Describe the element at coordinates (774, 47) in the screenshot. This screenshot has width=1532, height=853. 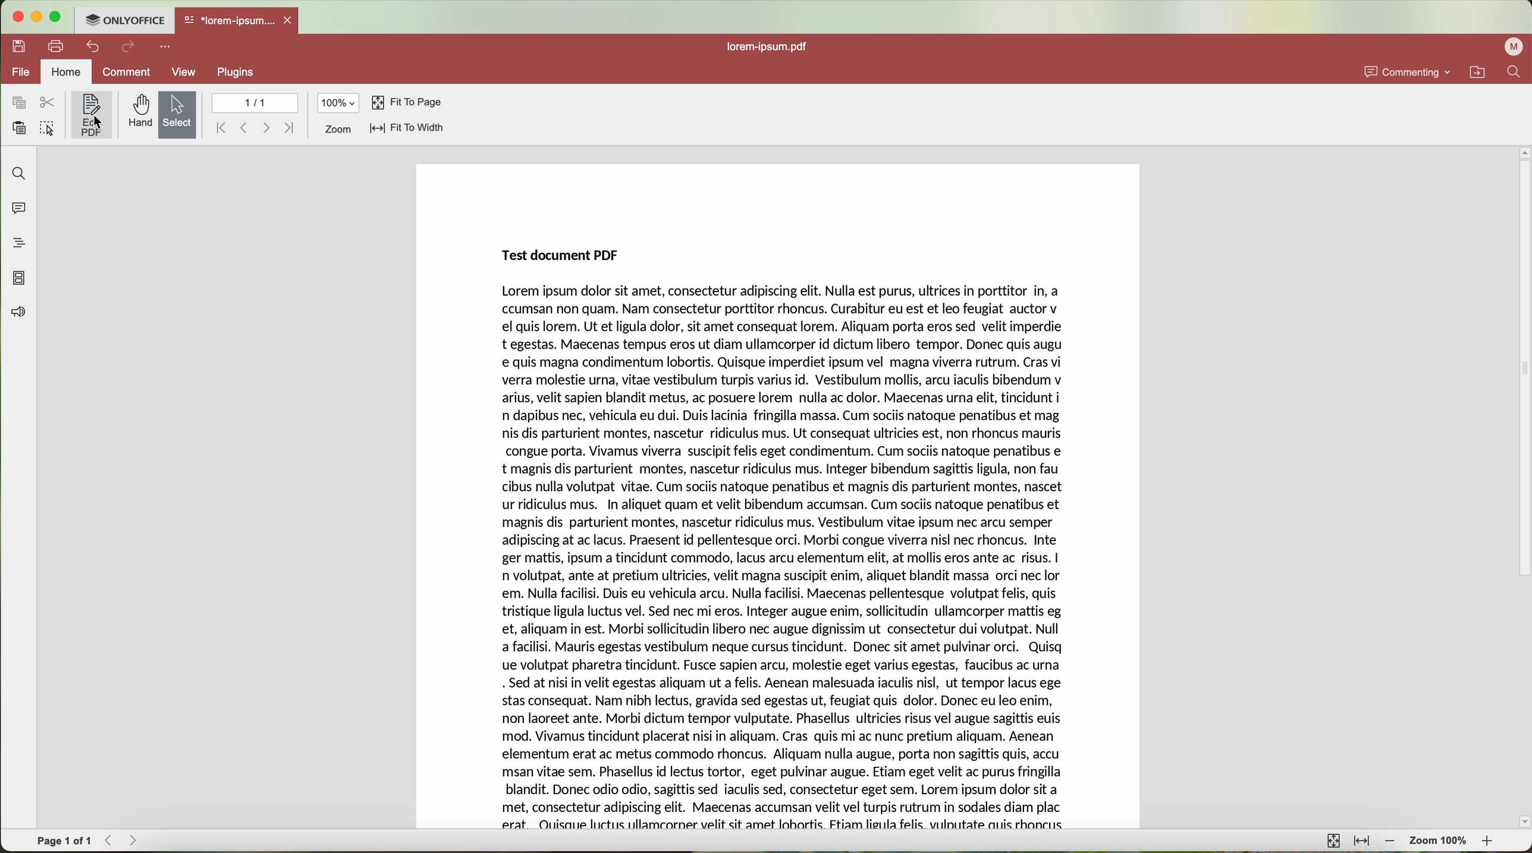
I see `lorem-ipsum.pdf` at that location.